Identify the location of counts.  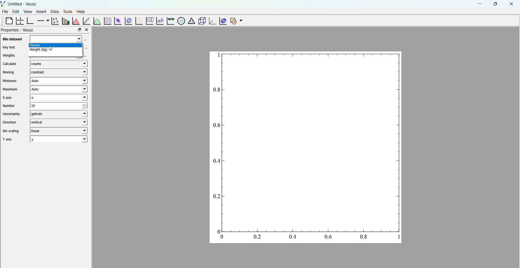
(58, 64).